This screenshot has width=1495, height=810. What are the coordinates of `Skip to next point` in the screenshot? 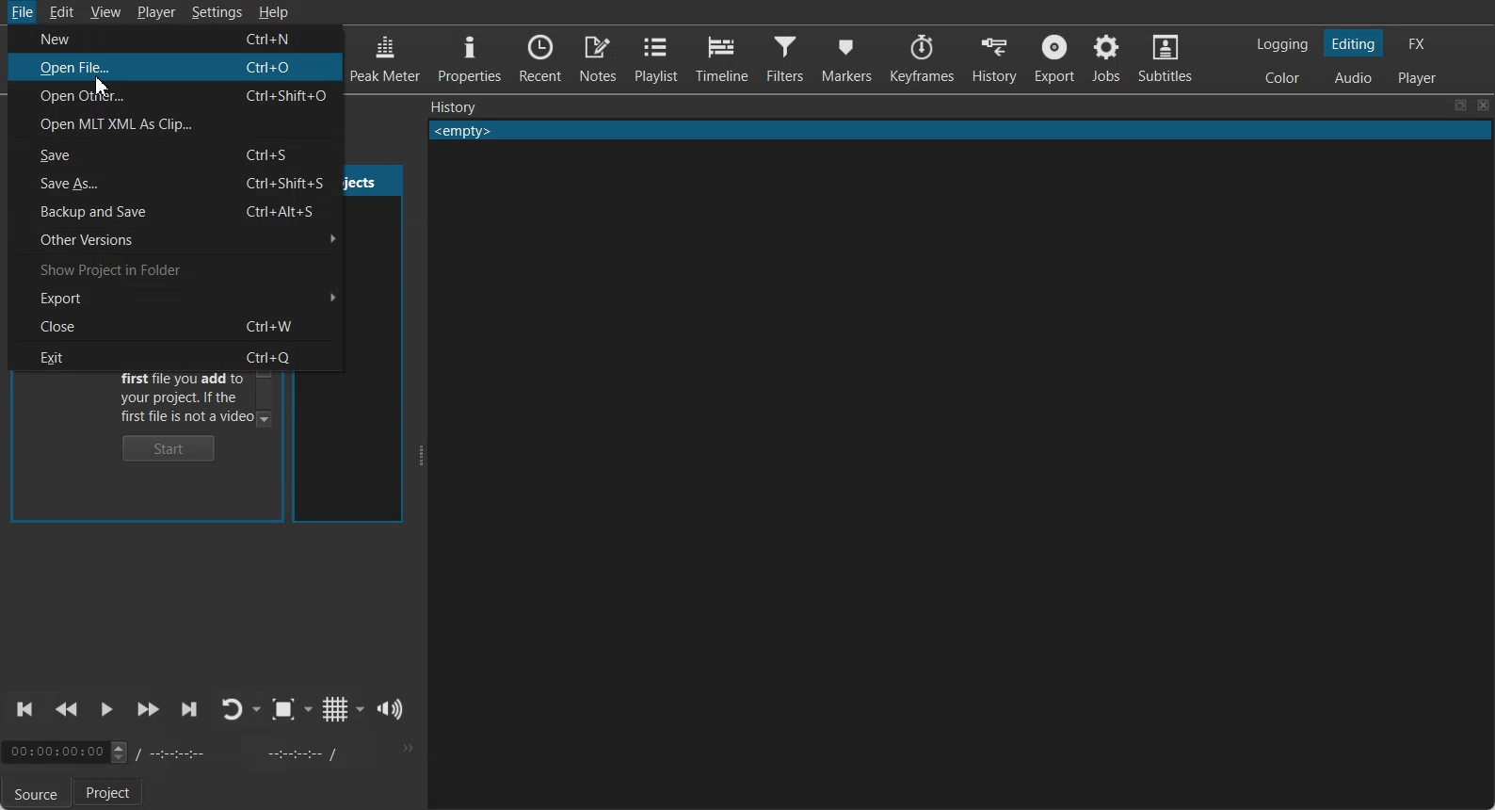 It's located at (190, 710).